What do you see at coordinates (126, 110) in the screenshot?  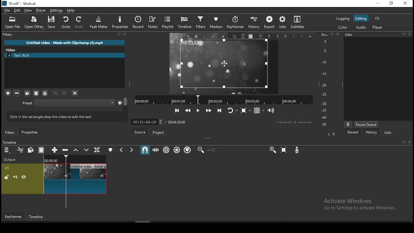 I see `Scroll Bar` at bounding box center [126, 110].